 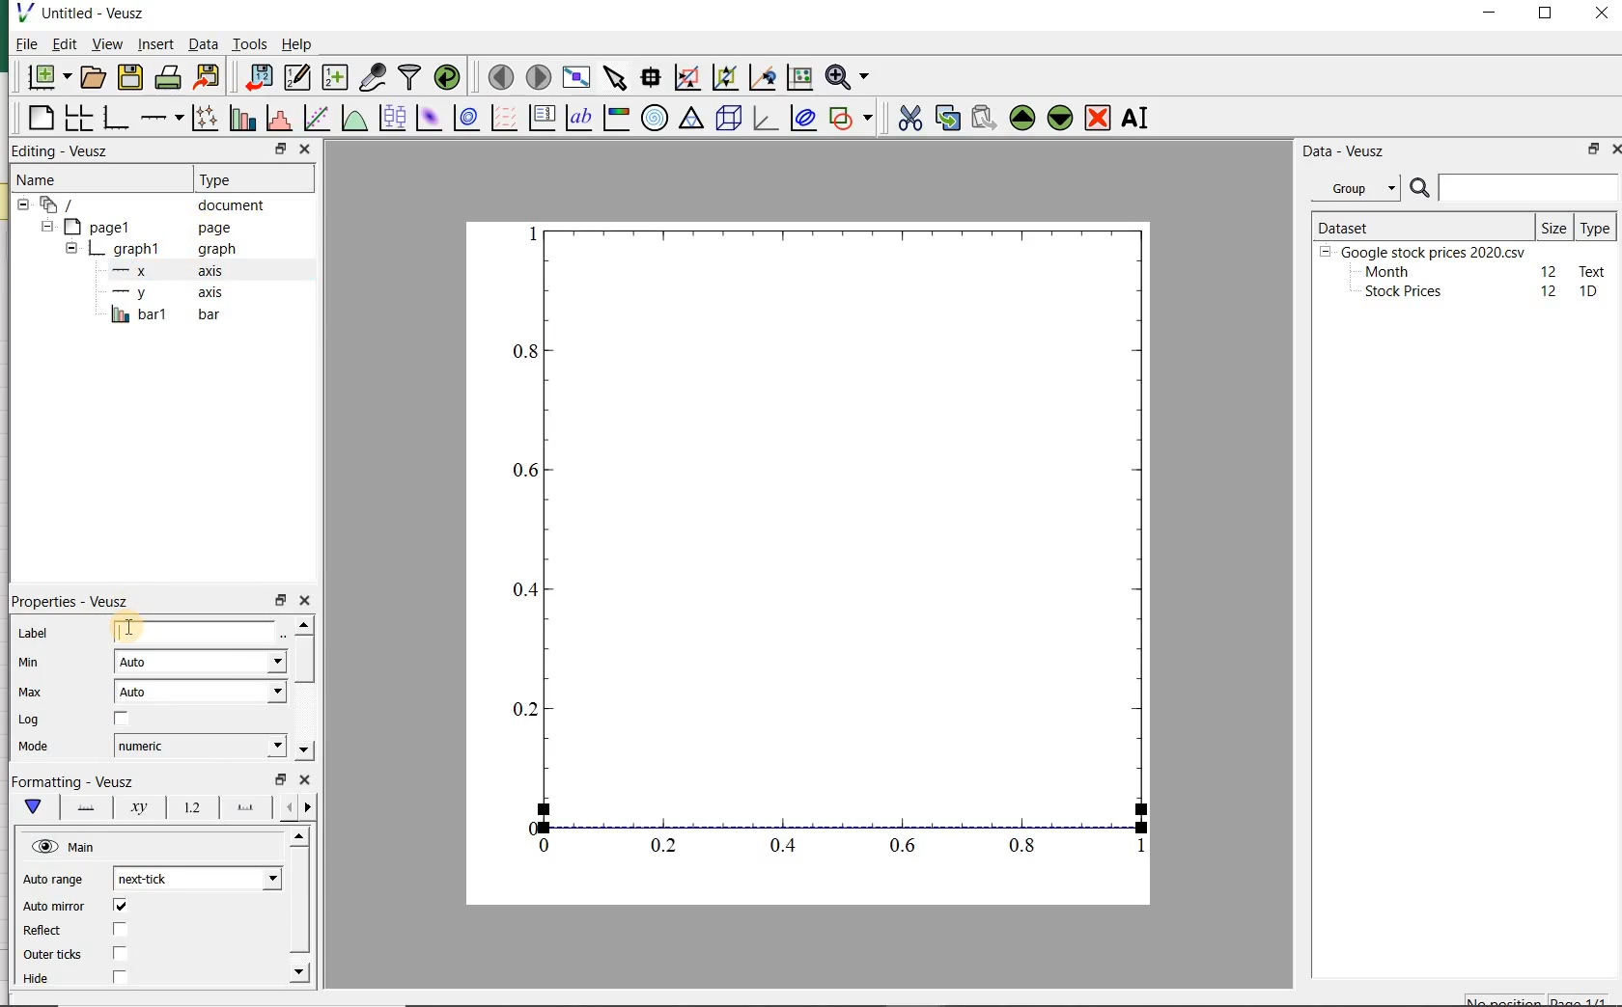 What do you see at coordinates (194, 879) in the screenshot?
I see `next tick` at bounding box center [194, 879].